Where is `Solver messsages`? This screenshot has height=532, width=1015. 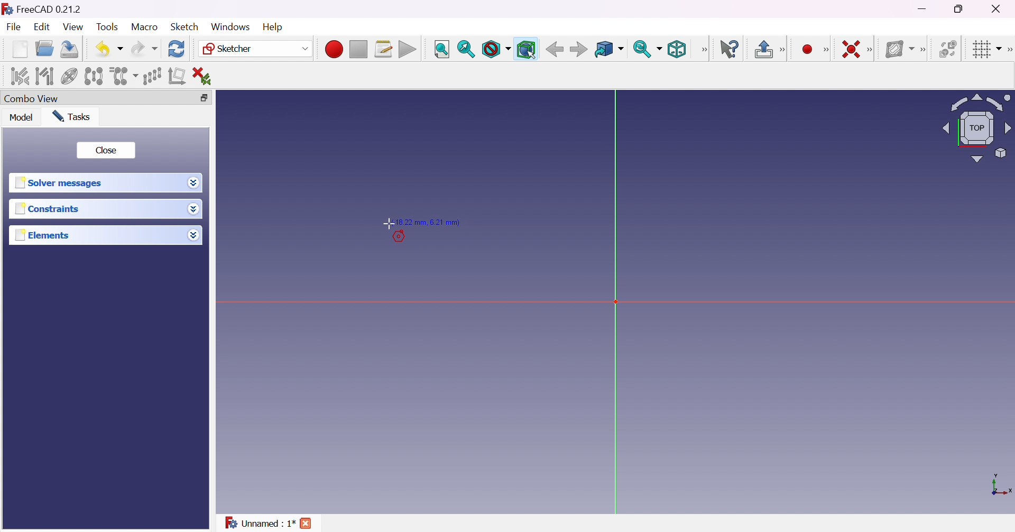
Solver messsages is located at coordinates (61, 183).